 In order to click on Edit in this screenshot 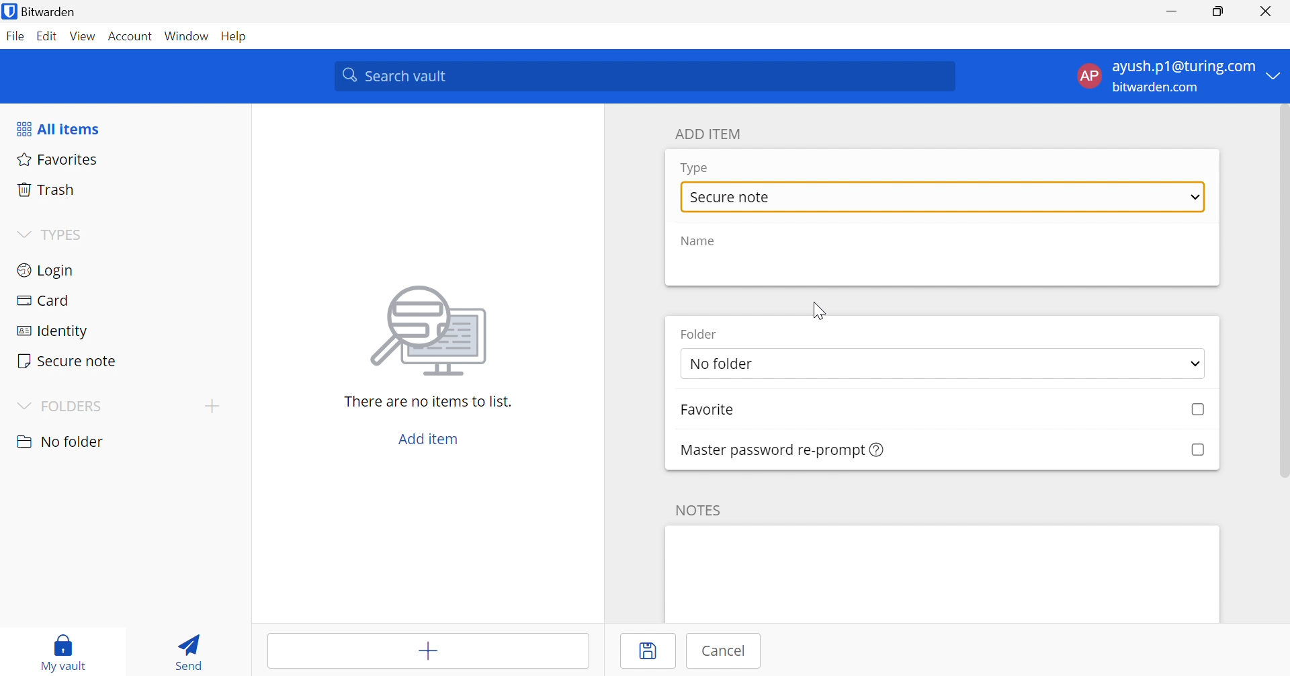, I will do `click(49, 36)`.